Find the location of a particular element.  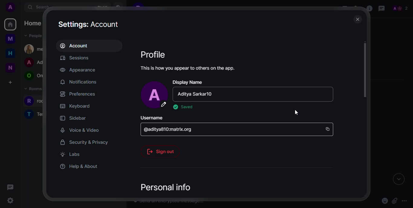

account is located at coordinates (76, 46).